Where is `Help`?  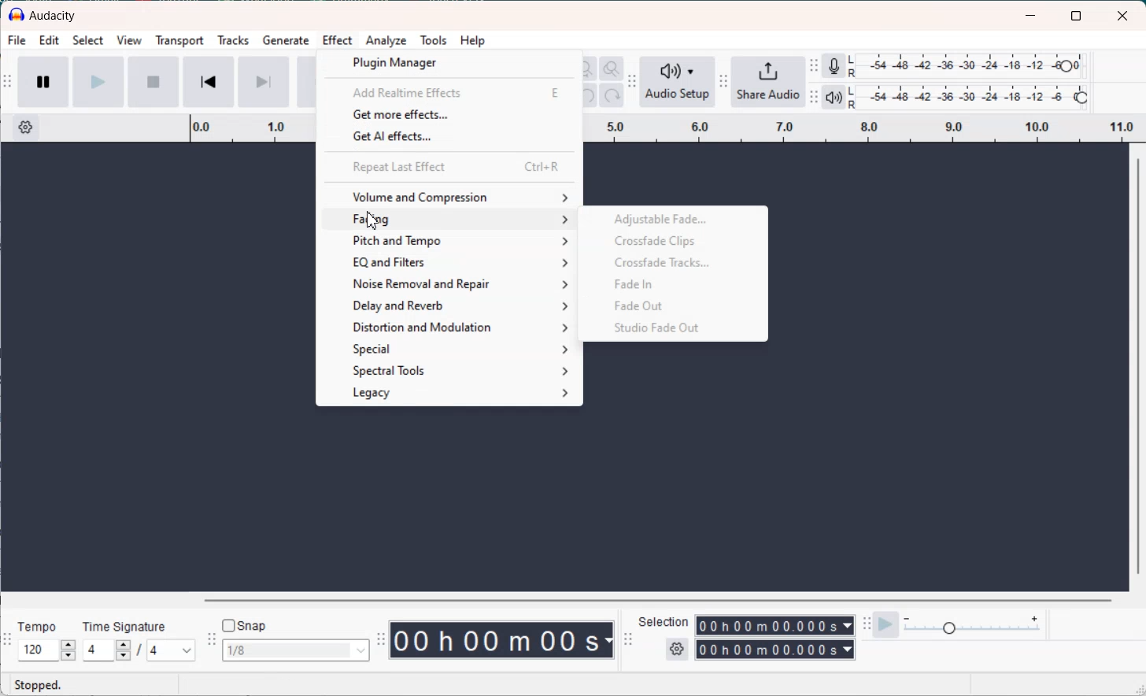
Help is located at coordinates (473, 40).